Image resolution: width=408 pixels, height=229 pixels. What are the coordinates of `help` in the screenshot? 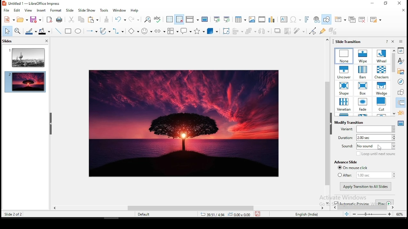 It's located at (135, 11).